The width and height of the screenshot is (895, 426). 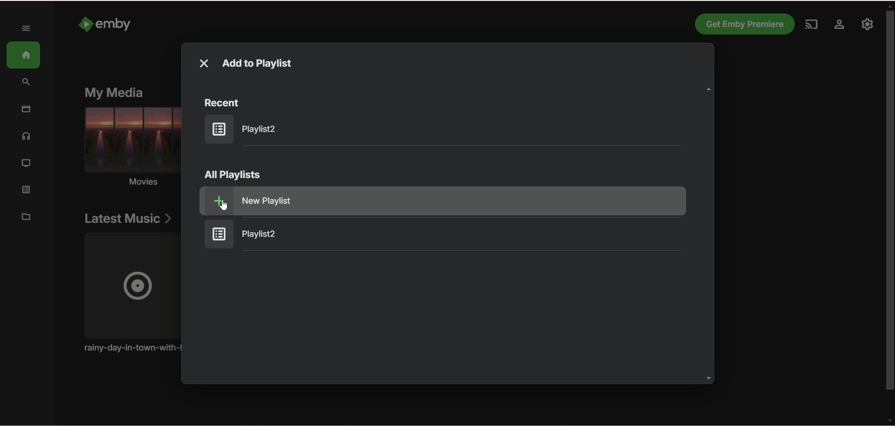 What do you see at coordinates (889, 212) in the screenshot?
I see `vertical scroll bar` at bounding box center [889, 212].